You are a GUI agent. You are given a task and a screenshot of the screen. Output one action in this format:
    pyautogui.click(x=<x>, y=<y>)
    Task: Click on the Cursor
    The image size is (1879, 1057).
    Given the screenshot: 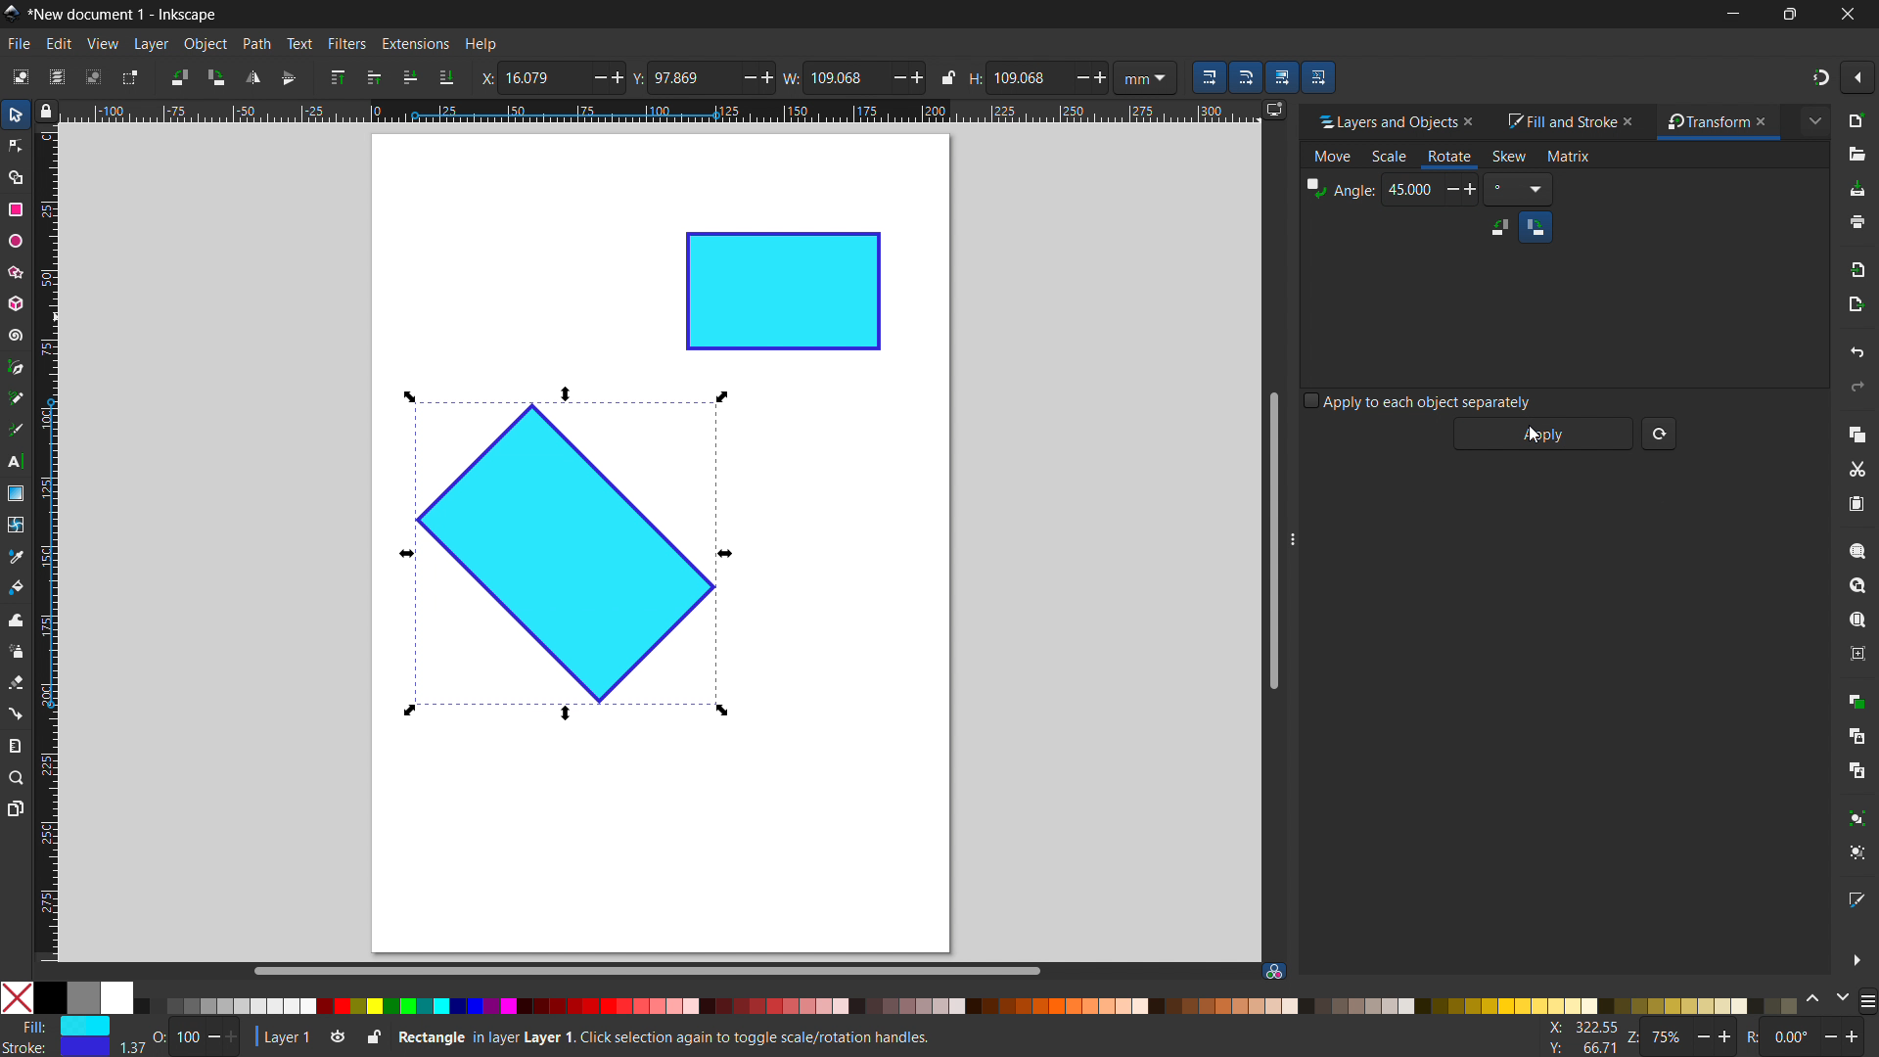 What is the action you would take?
    pyautogui.click(x=1532, y=437)
    